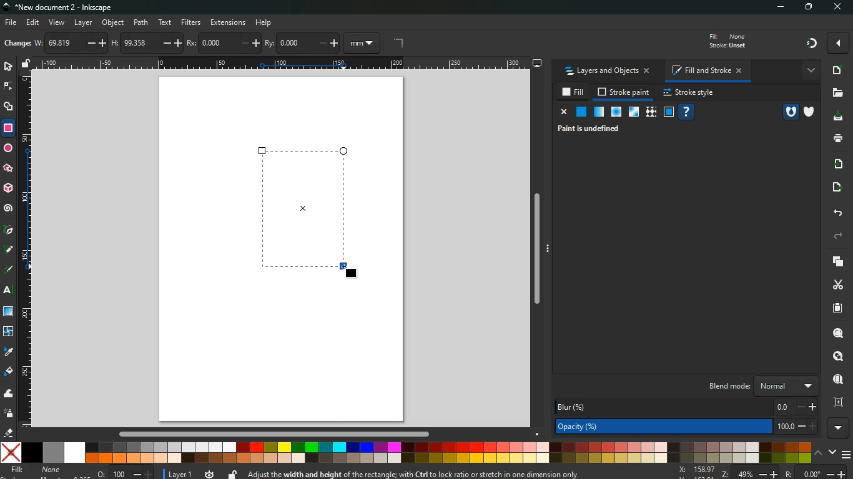  Describe the element at coordinates (136, 43) in the screenshot. I see `h` at that location.